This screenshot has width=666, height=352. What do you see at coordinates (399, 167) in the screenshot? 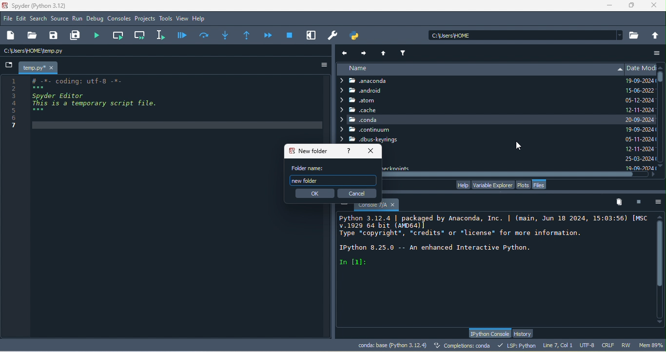
I see `checkpoints` at bounding box center [399, 167].